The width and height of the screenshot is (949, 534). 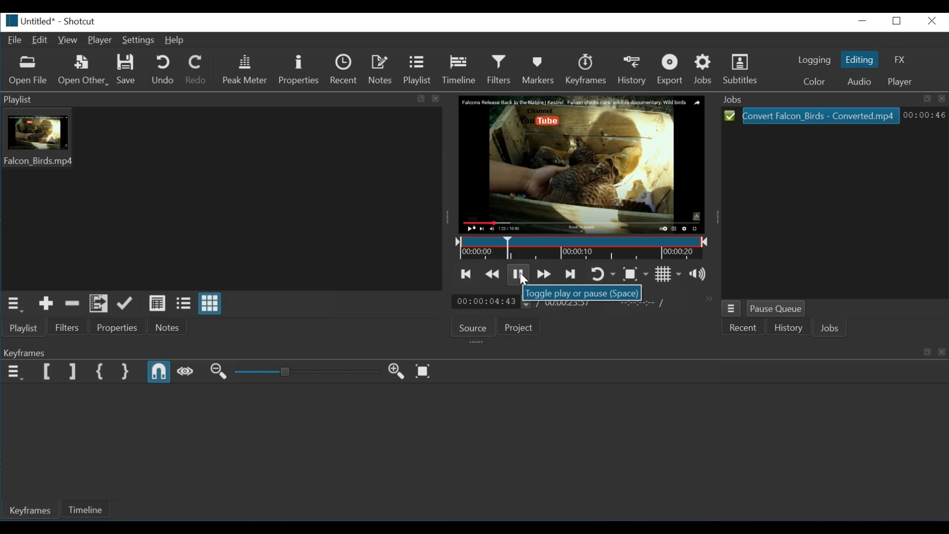 What do you see at coordinates (670, 70) in the screenshot?
I see `Export` at bounding box center [670, 70].